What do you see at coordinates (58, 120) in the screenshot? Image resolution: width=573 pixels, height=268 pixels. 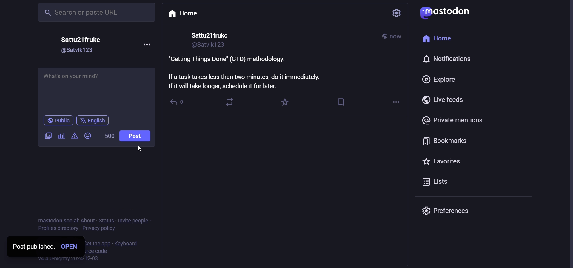 I see `public` at bounding box center [58, 120].